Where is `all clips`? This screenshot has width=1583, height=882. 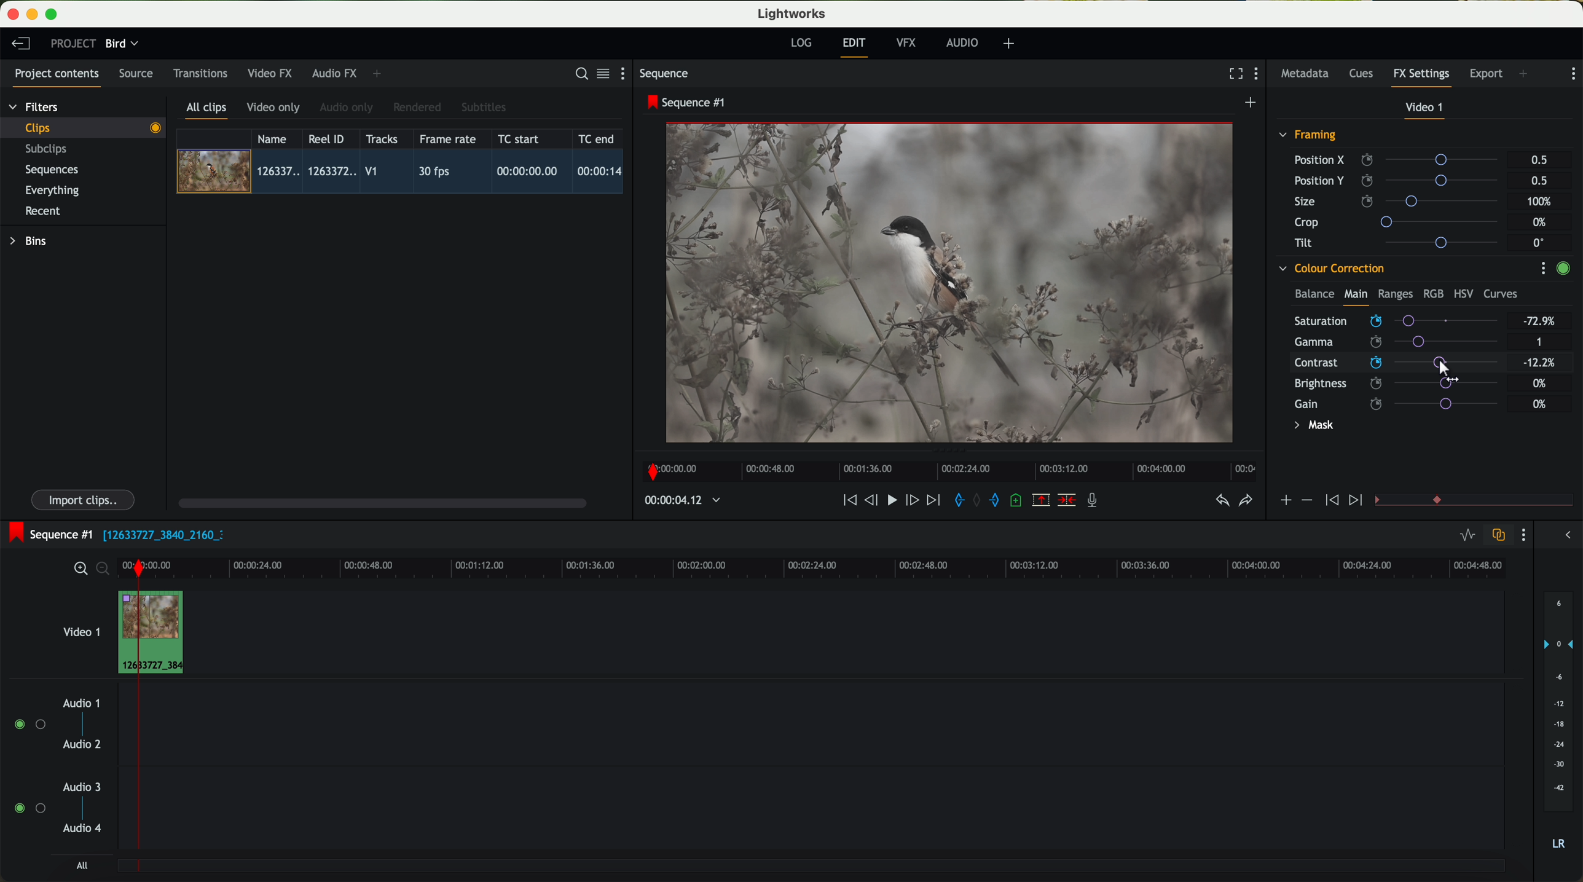 all clips is located at coordinates (207, 111).